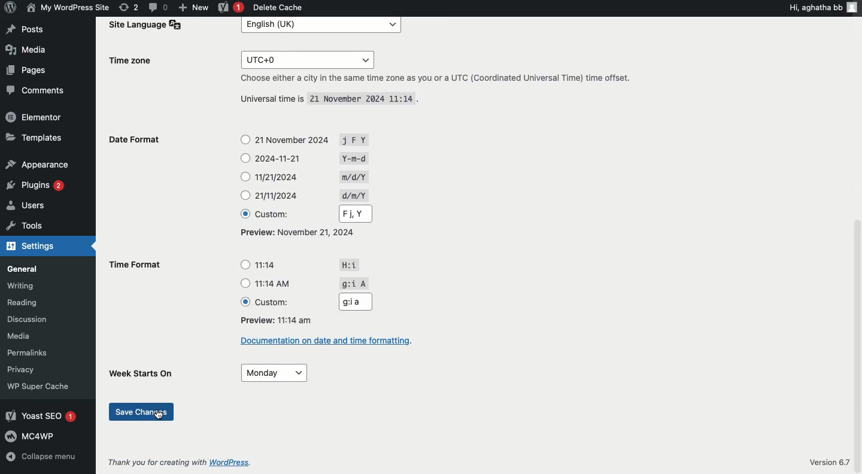 Image resolution: width=862 pixels, height=474 pixels. What do you see at coordinates (142, 411) in the screenshot?
I see `Save changes` at bounding box center [142, 411].